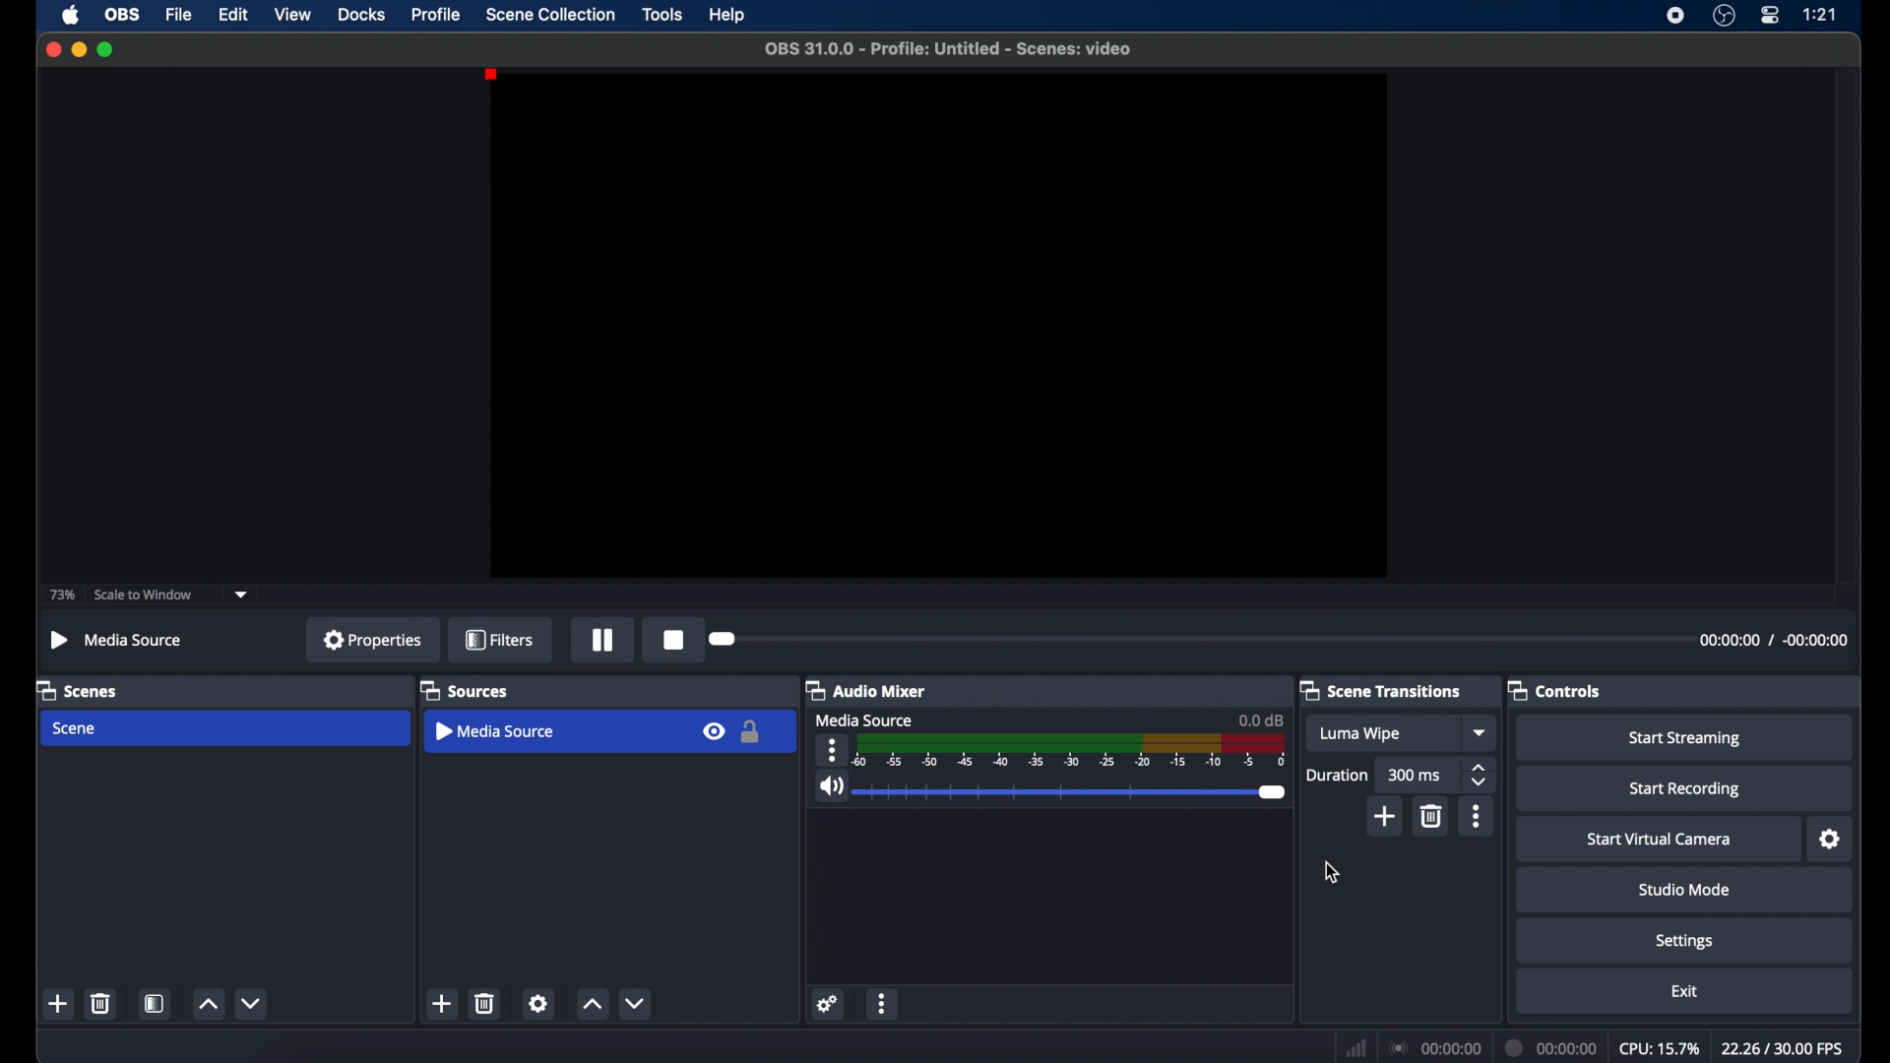 This screenshot has width=1890, height=1063. I want to click on screen recorder icon, so click(1676, 16).